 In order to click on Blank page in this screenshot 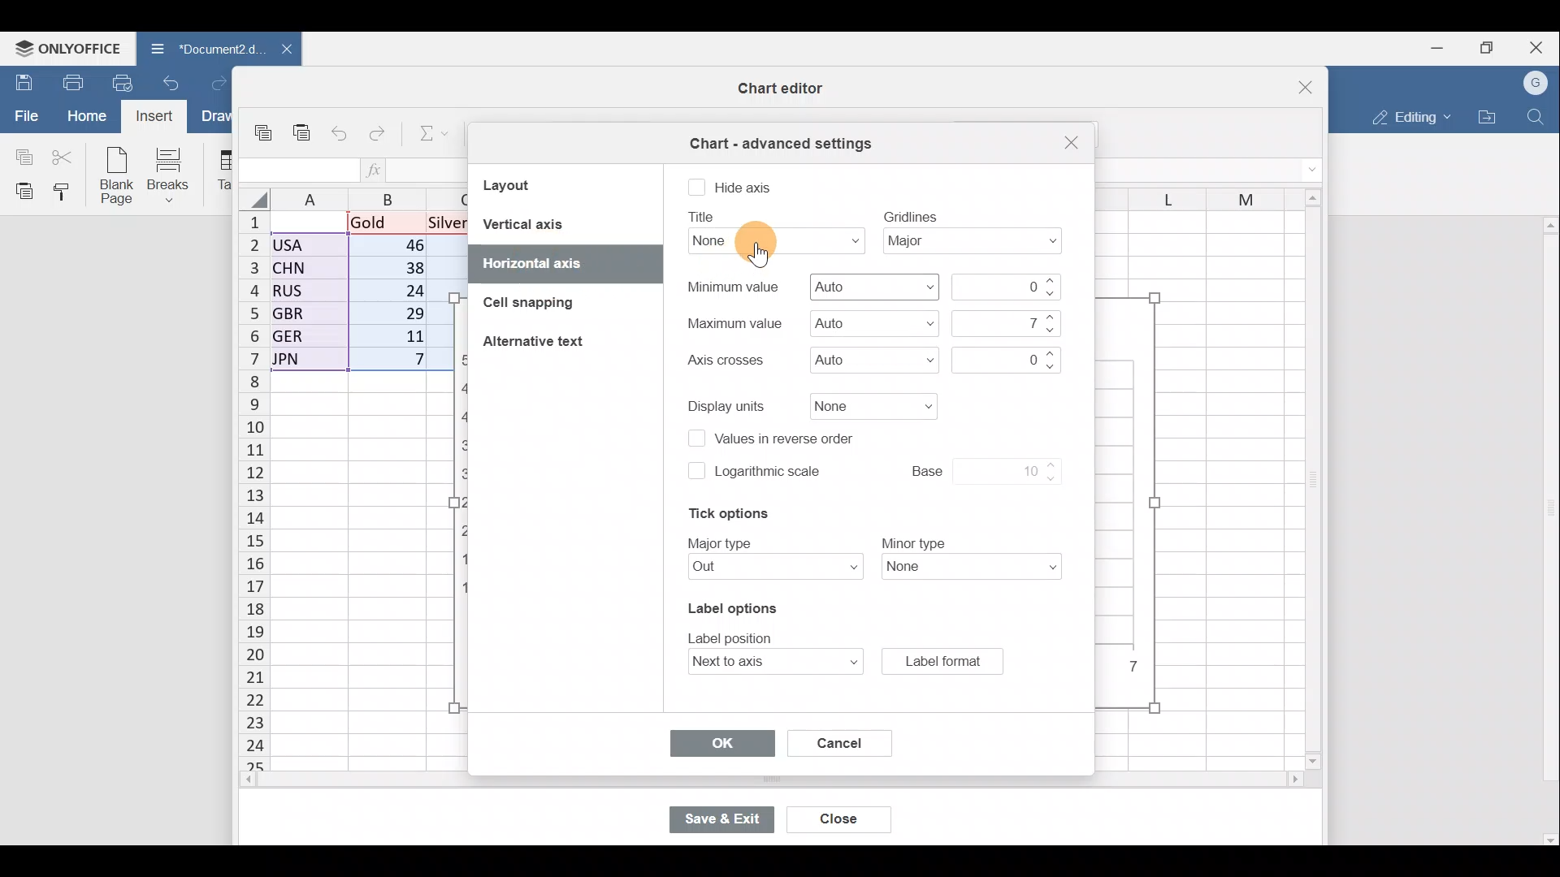, I will do `click(119, 177)`.